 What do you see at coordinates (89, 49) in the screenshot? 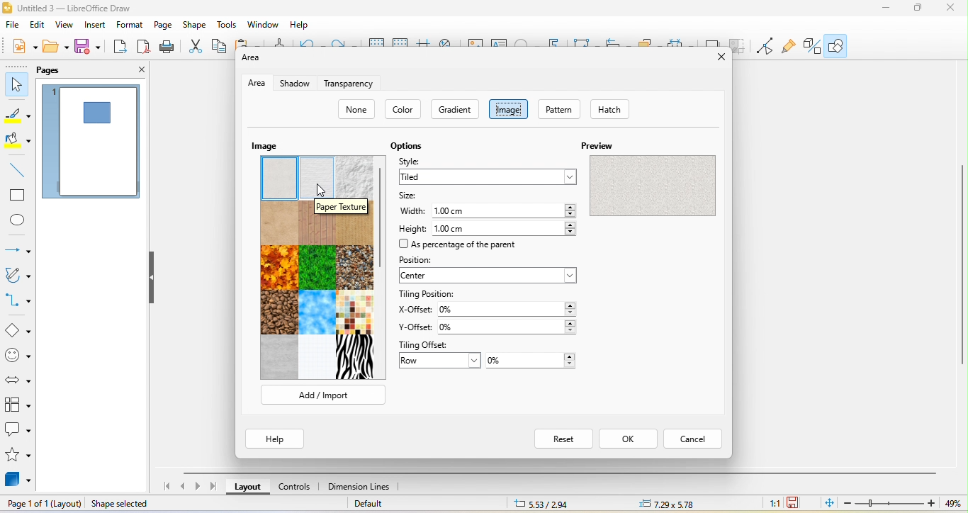
I see `save` at bounding box center [89, 49].